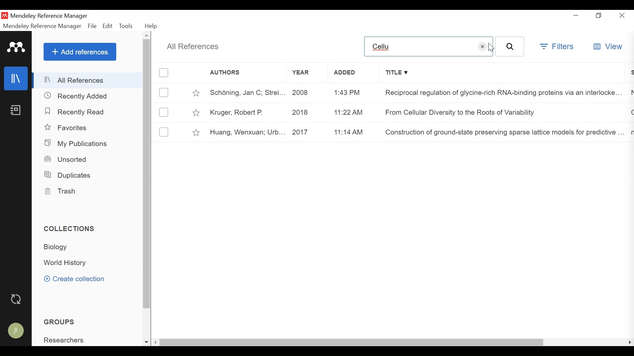  Describe the element at coordinates (147, 36) in the screenshot. I see `Scroll up` at that location.